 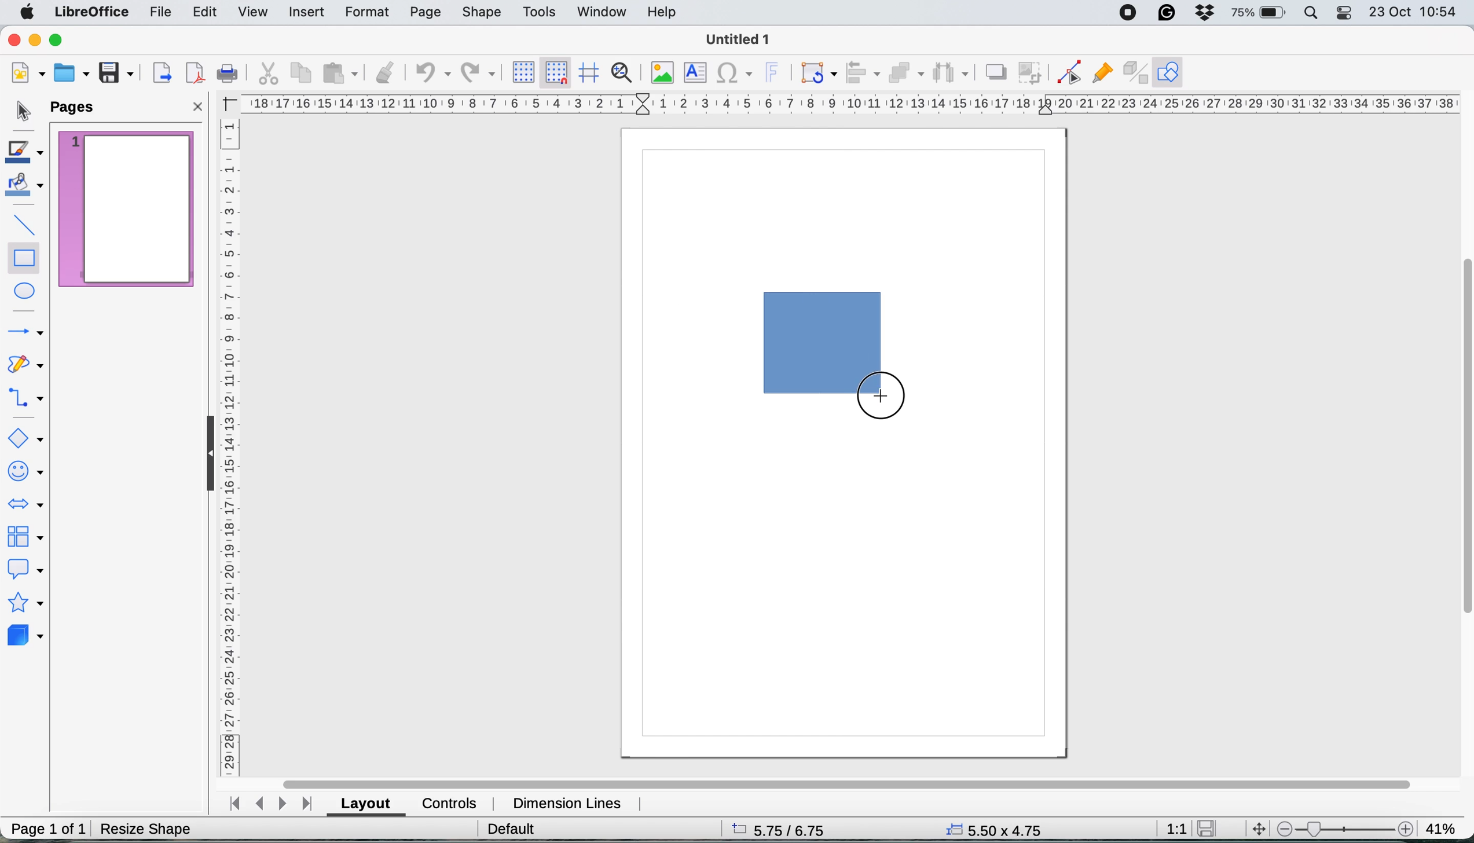 I want to click on zoom and pan, so click(x=628, y=72).